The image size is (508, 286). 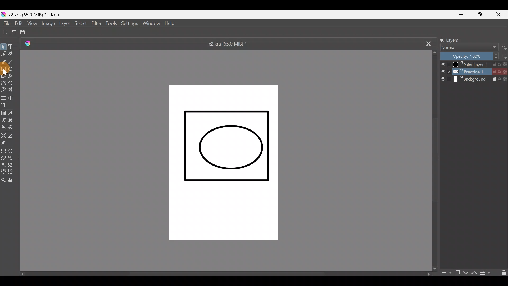 I want to click on x2.kra (65.0 MiB) *, so click(x=227, y=45).